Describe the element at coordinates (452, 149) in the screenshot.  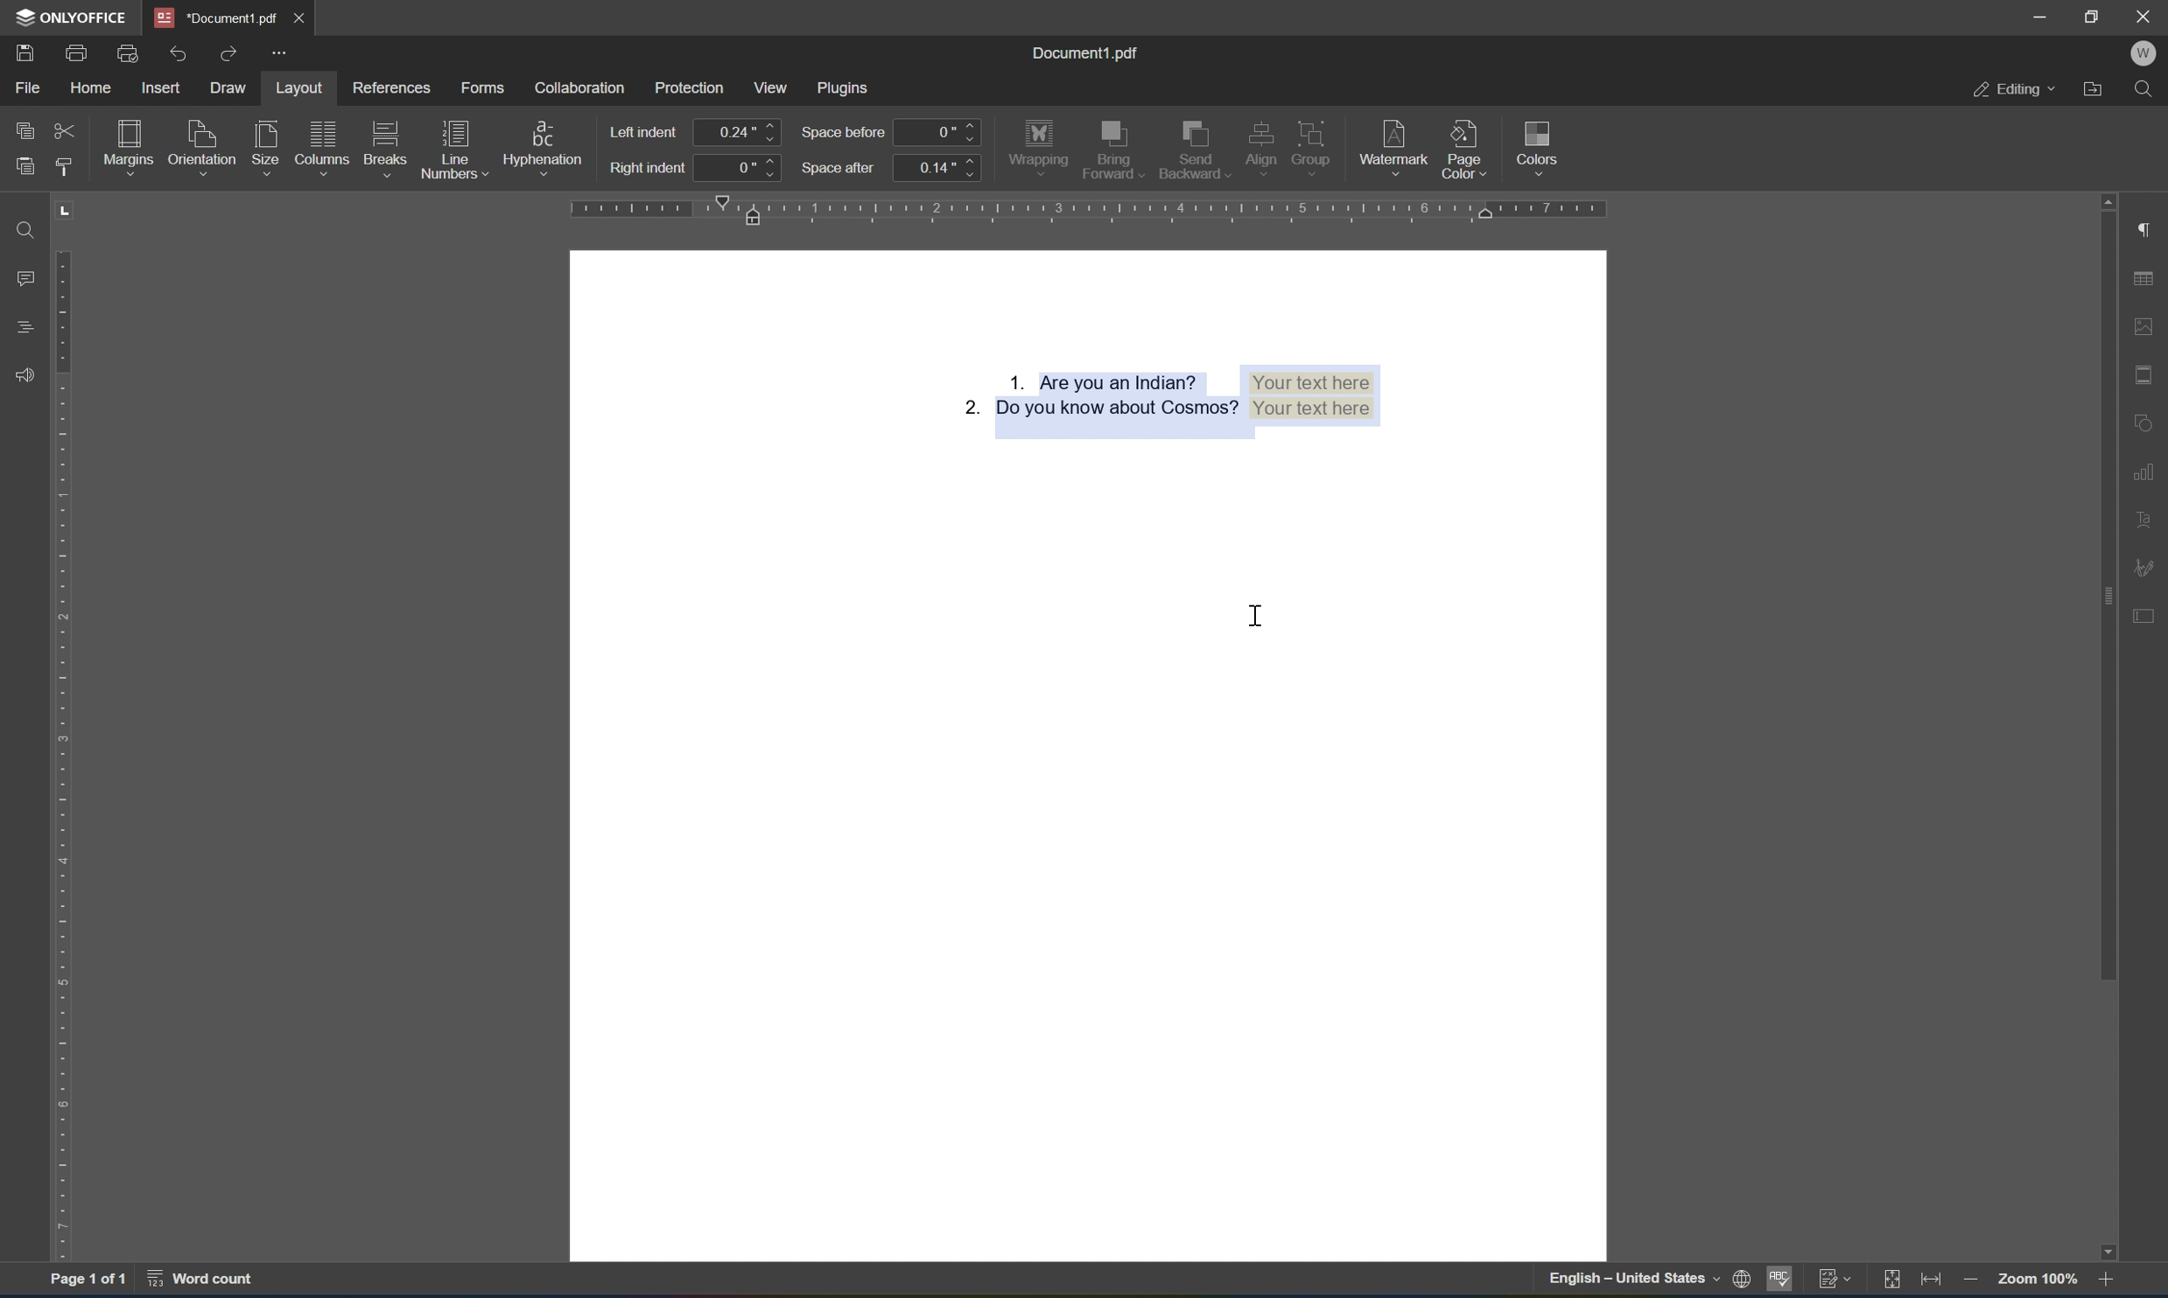
I see `line numbers` at that location.